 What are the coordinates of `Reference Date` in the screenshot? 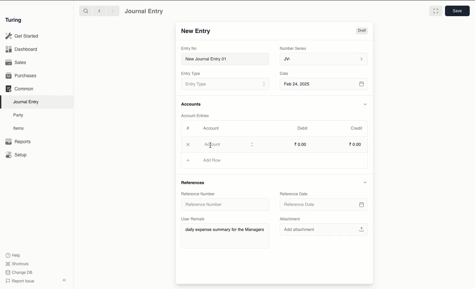 It's located at (293, 193).